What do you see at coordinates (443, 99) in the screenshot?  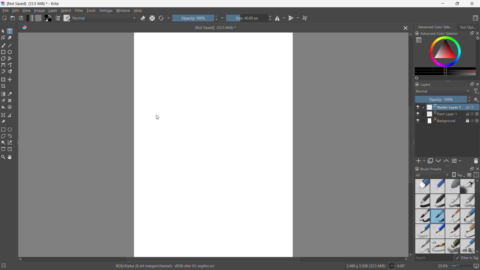 I see `opacity control` at bounding box center [443, 99].